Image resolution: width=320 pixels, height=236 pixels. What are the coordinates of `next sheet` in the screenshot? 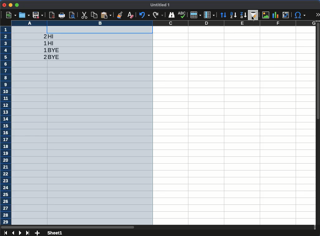 It's located at (21, 233).